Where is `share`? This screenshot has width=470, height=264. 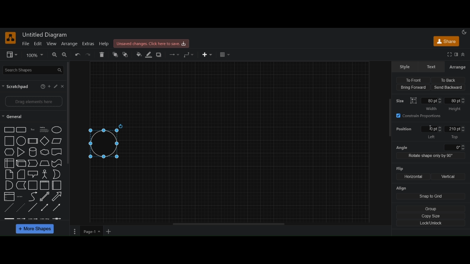 share is located at coordinates (445, 42).